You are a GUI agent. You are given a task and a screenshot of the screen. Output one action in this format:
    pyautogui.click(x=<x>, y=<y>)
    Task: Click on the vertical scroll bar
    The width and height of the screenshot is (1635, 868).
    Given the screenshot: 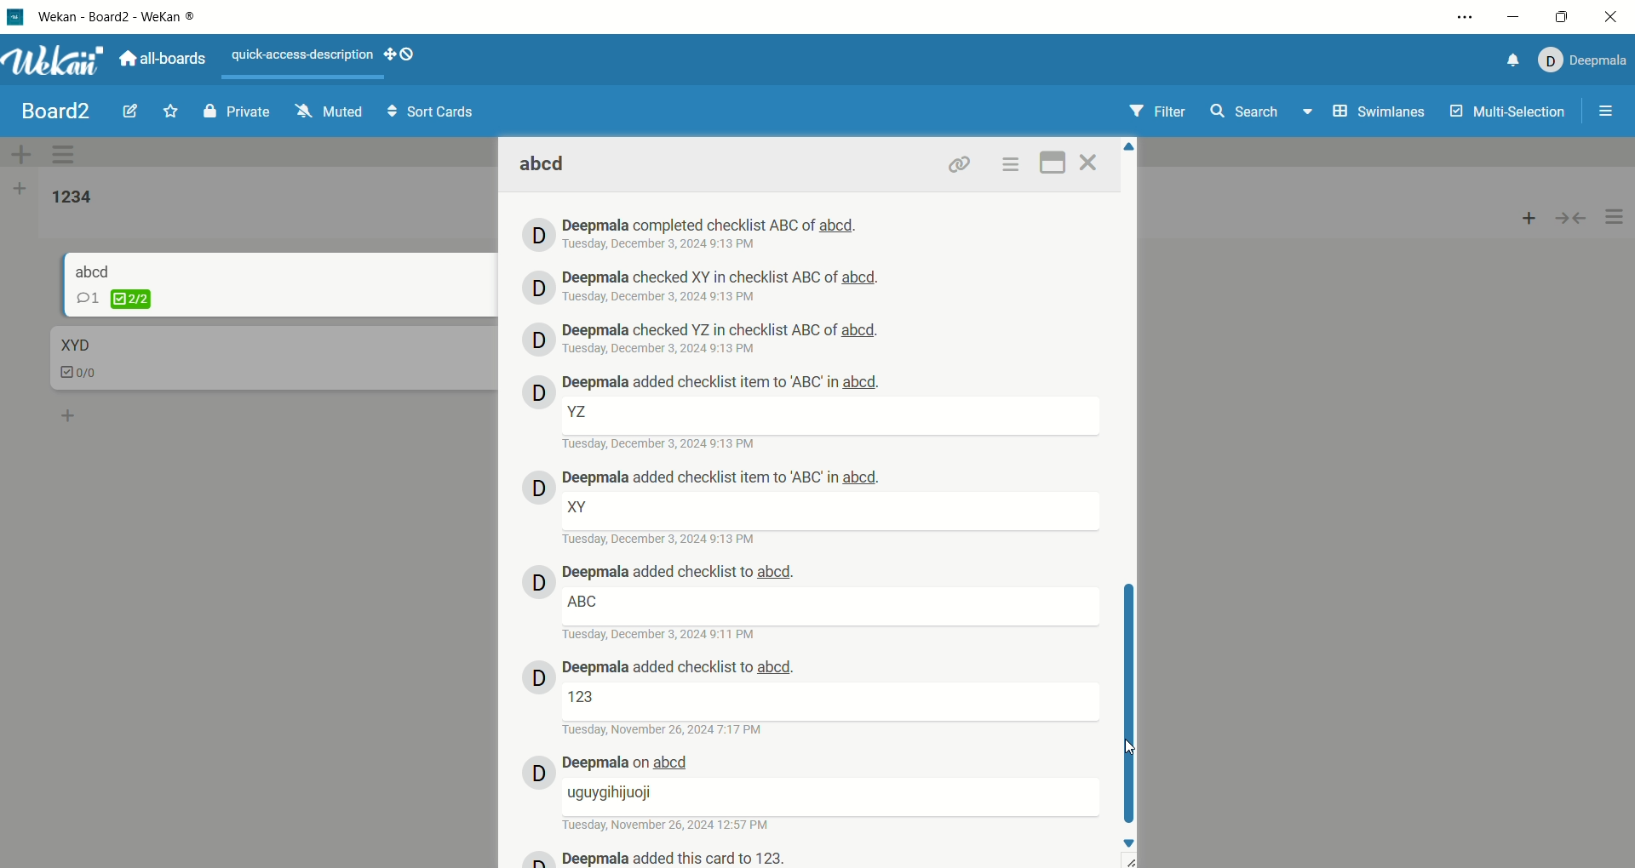 What is the action you would take?
    pyautogui.click(x=1131, y=700)
    